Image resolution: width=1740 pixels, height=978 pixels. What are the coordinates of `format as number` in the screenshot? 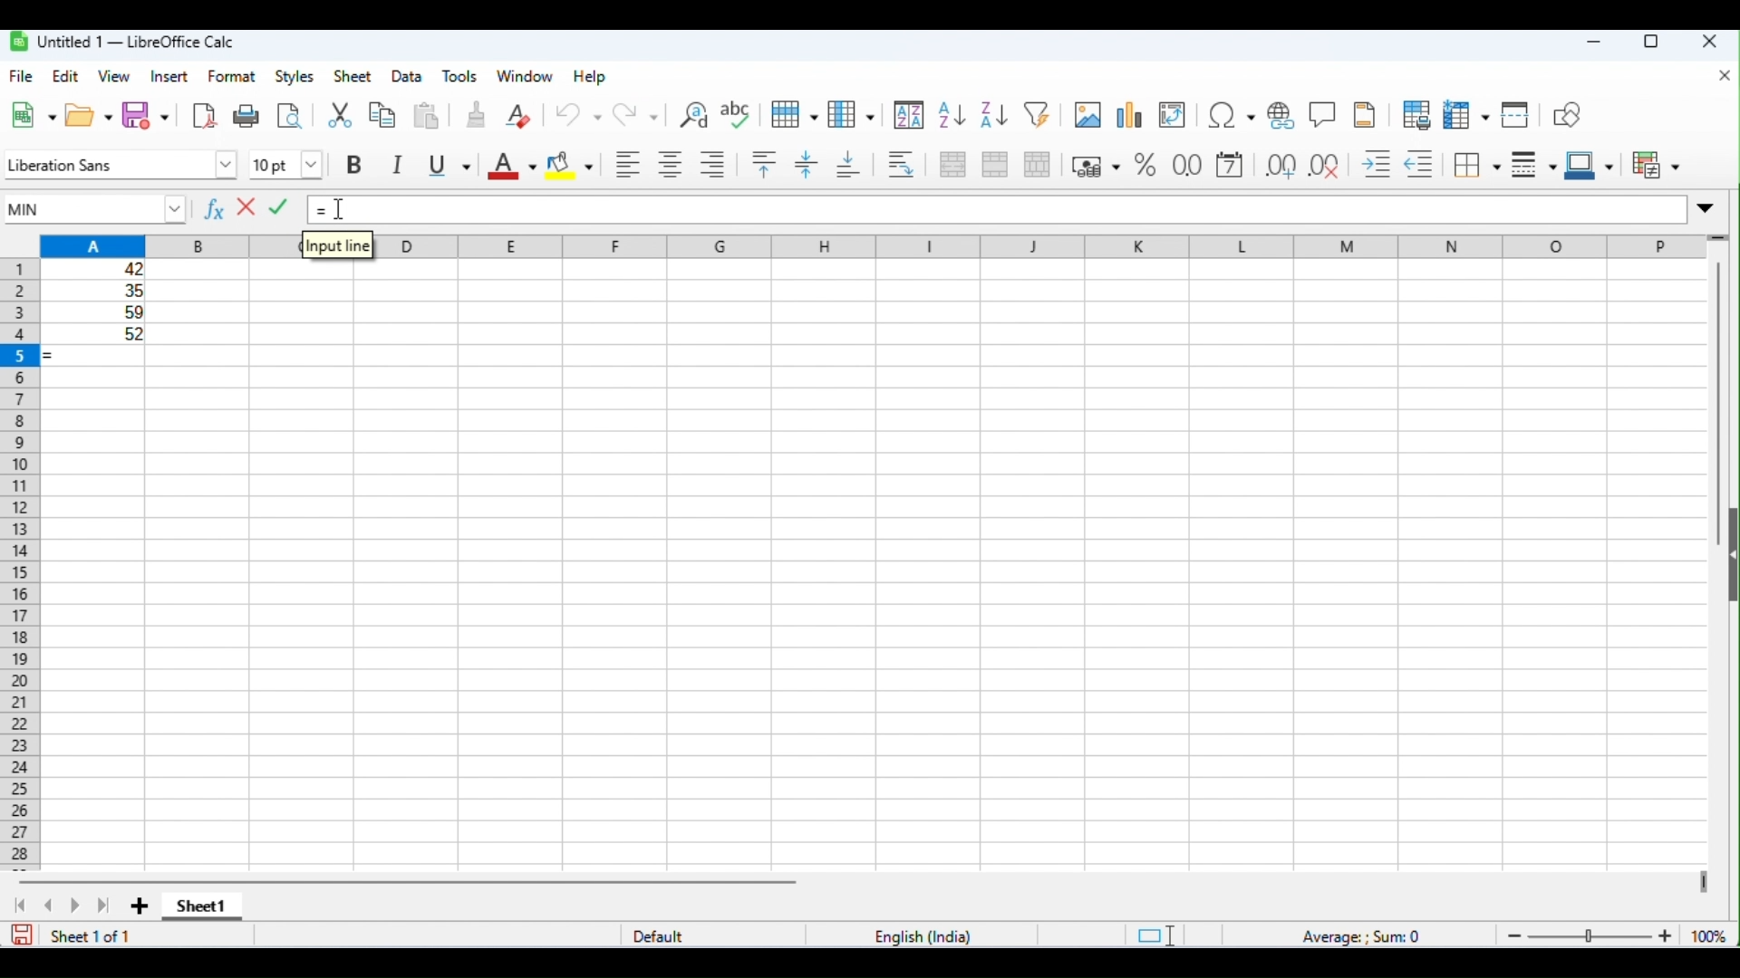 It's located at (1186, 166).